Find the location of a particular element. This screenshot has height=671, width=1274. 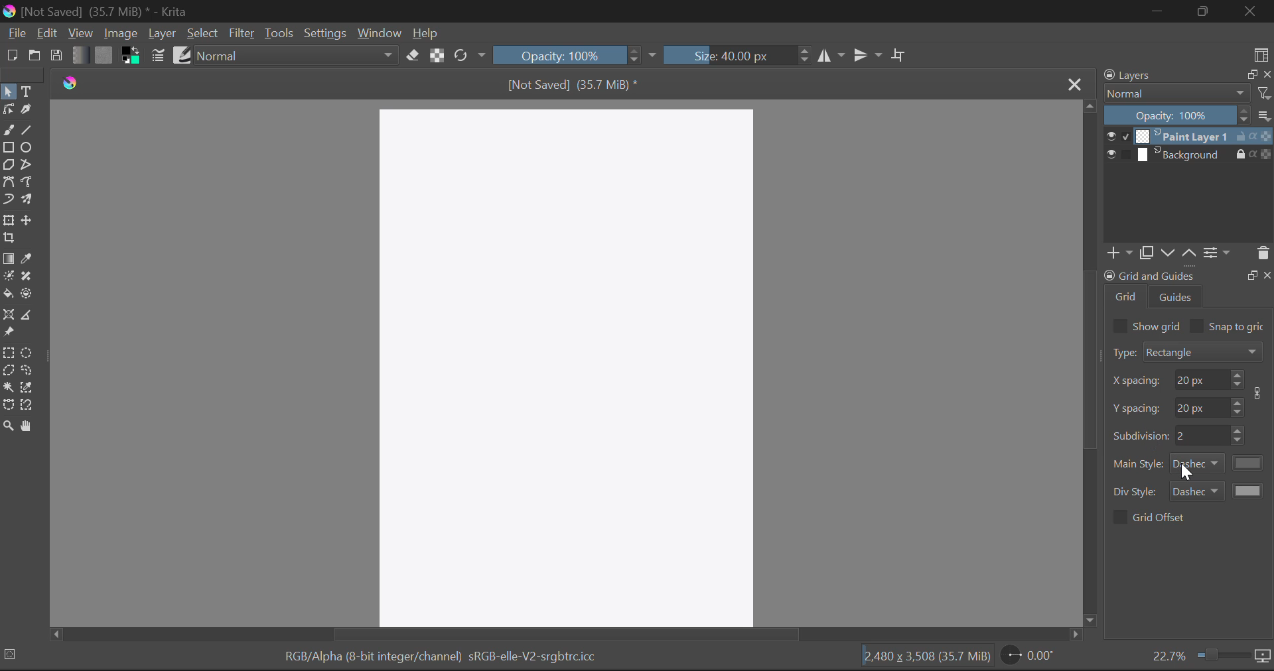

Dynamic Brush Tool is located at coordinates (8, 203).